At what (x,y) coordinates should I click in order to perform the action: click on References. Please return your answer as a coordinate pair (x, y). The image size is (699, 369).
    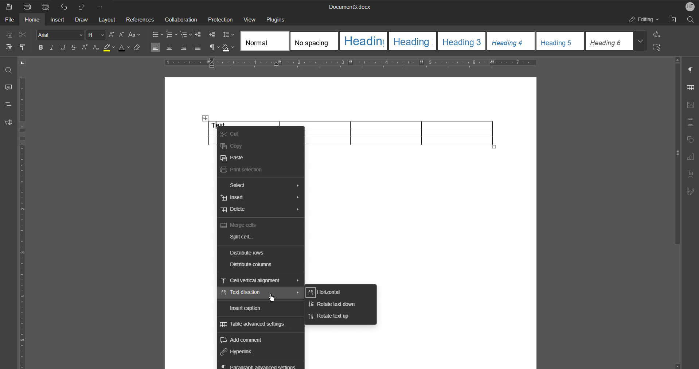
    Looking at the image, I should click on (140, 19).